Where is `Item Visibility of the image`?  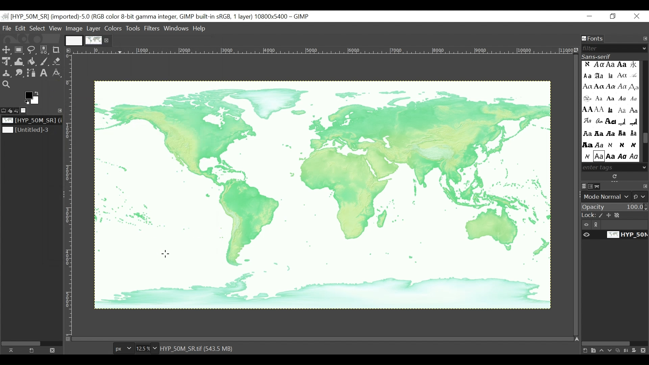 Item Visibility of the image is located at coordinates (614, 235).